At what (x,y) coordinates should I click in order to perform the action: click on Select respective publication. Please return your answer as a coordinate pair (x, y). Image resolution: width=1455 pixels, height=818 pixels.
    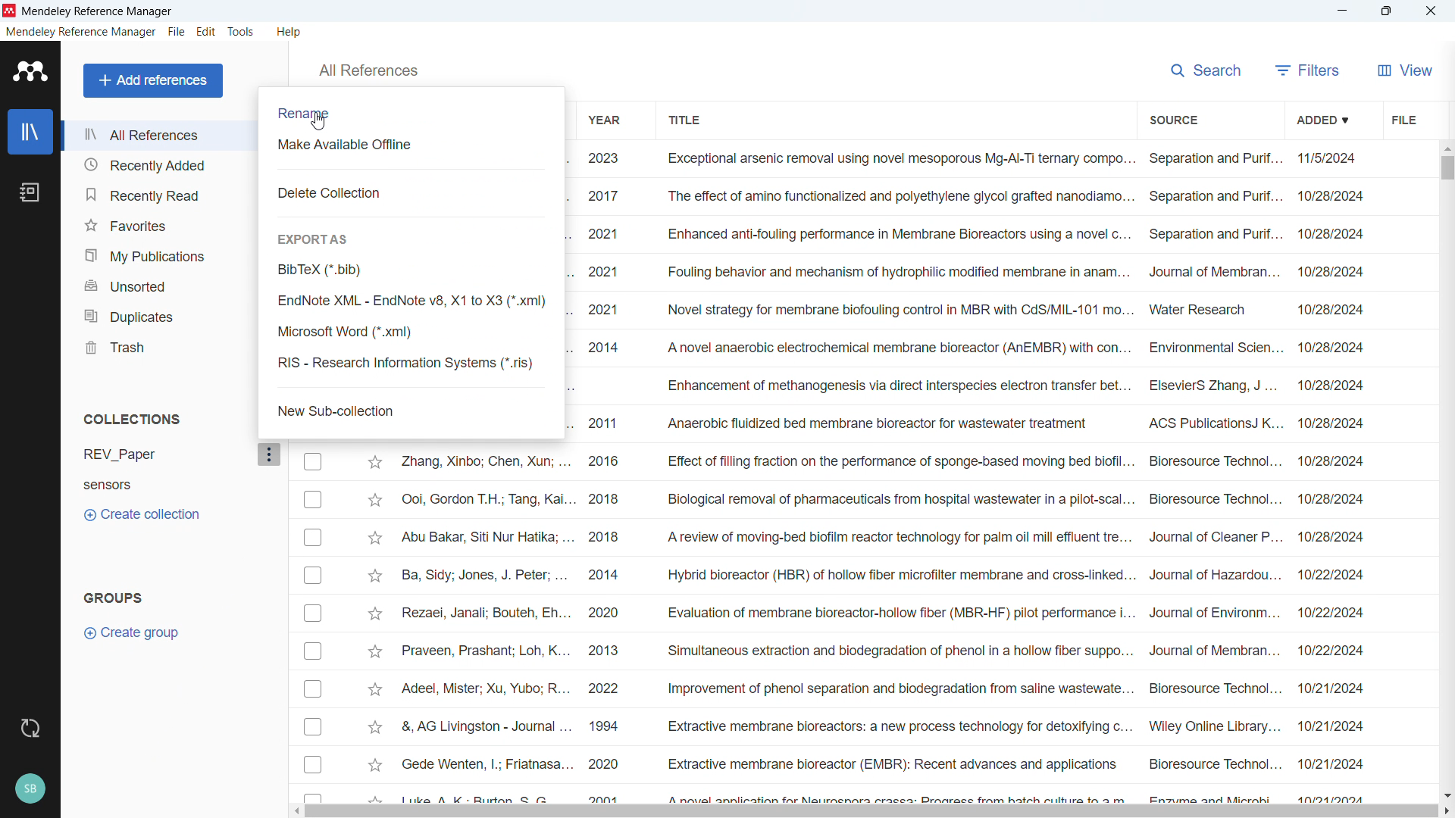
    Looking at the image, I should click on (313, 651).